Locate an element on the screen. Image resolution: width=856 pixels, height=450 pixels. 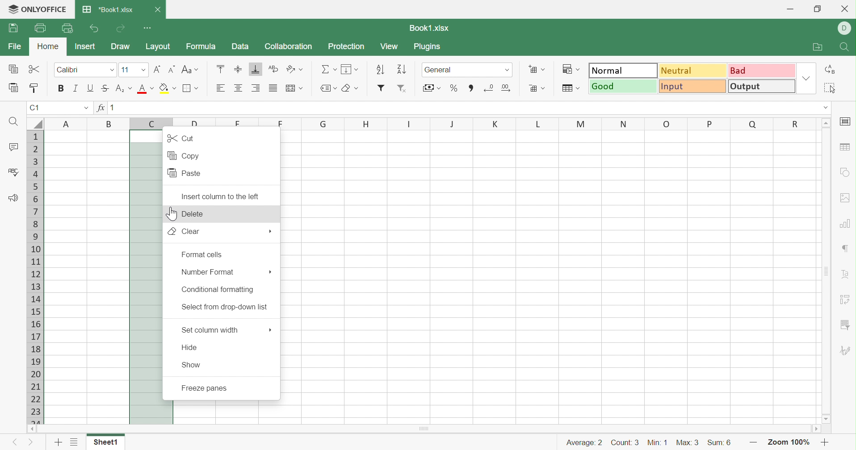
Cut is located at coordinates (185, 137).